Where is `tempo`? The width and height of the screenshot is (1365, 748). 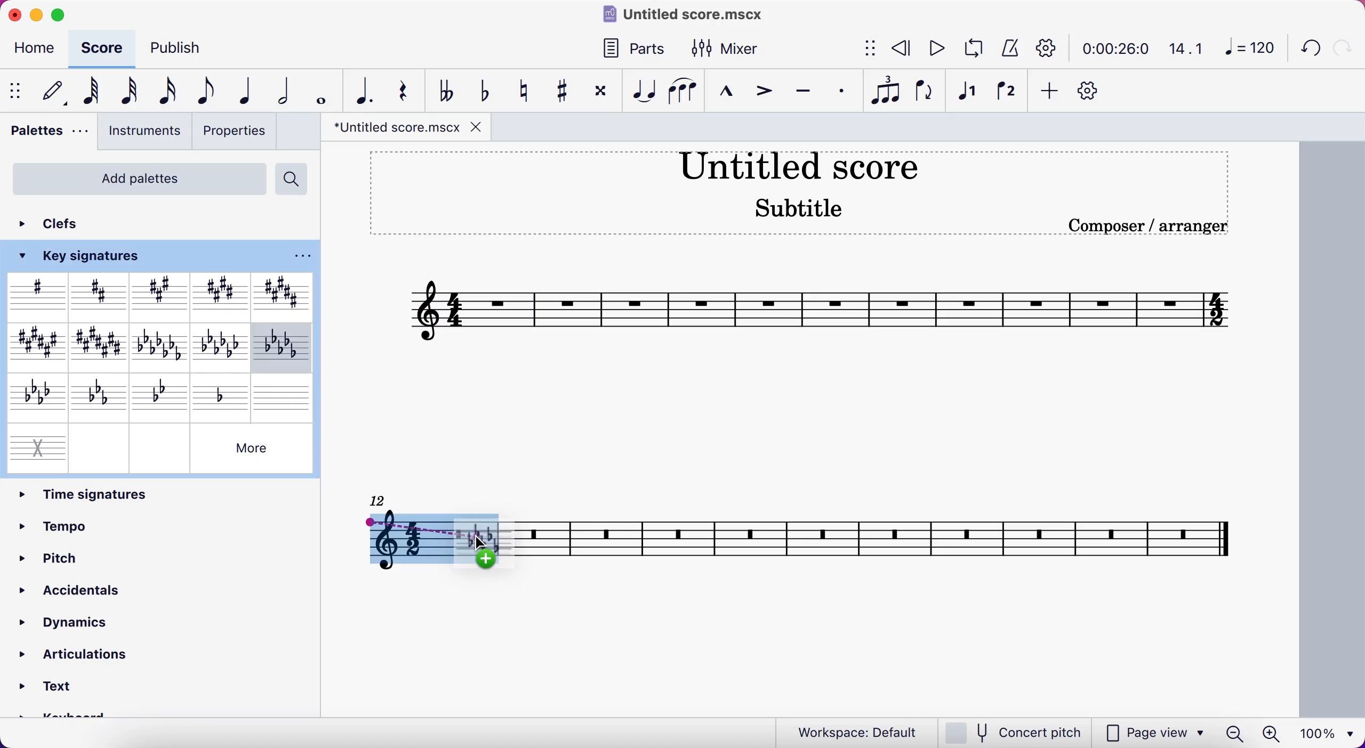
tempo is located at coordinates (100, 525).